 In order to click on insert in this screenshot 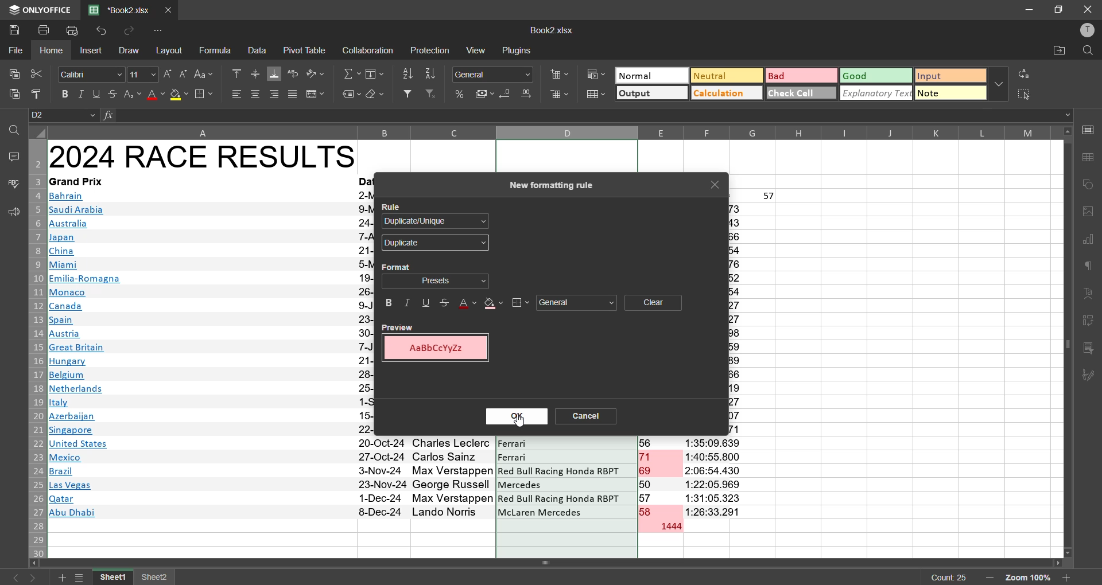, I will do `click(92, 52)`.